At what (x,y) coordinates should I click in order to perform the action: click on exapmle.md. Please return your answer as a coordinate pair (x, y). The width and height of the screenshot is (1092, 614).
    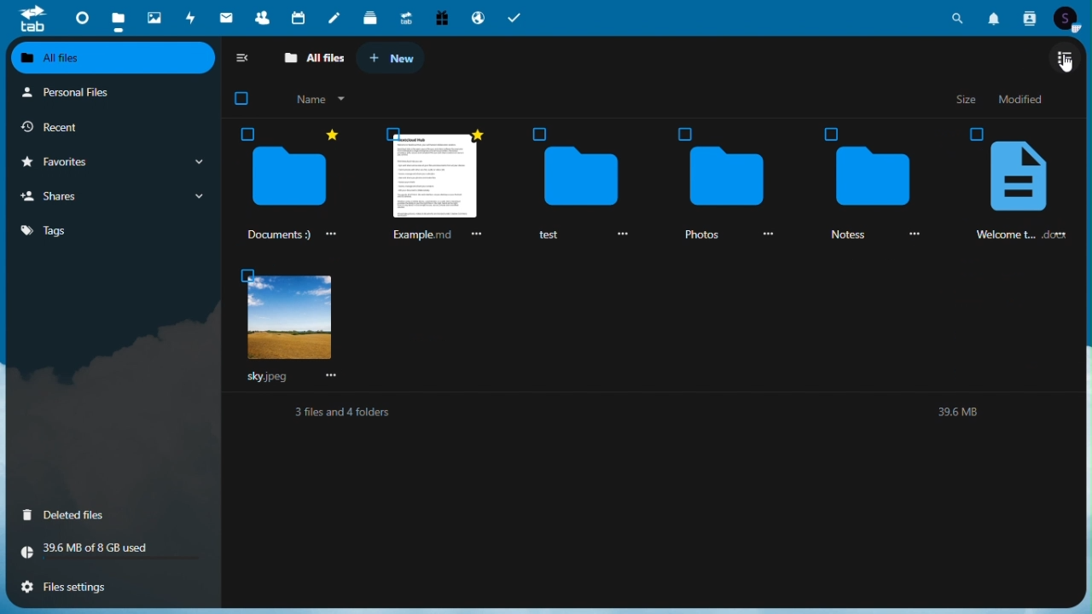
    Looking at the image, I should click on (420, 235).